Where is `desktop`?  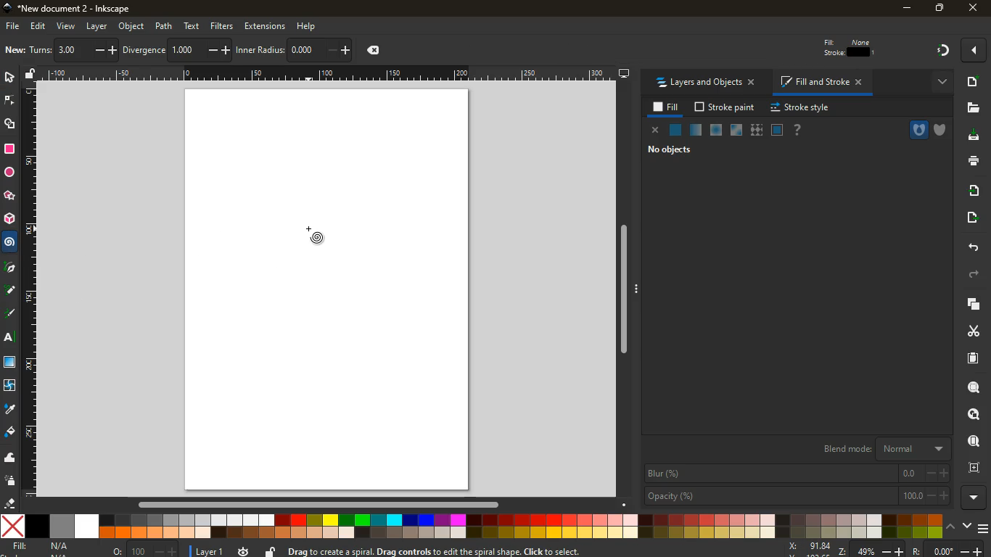 desktop is located at coordinates (624, 75).